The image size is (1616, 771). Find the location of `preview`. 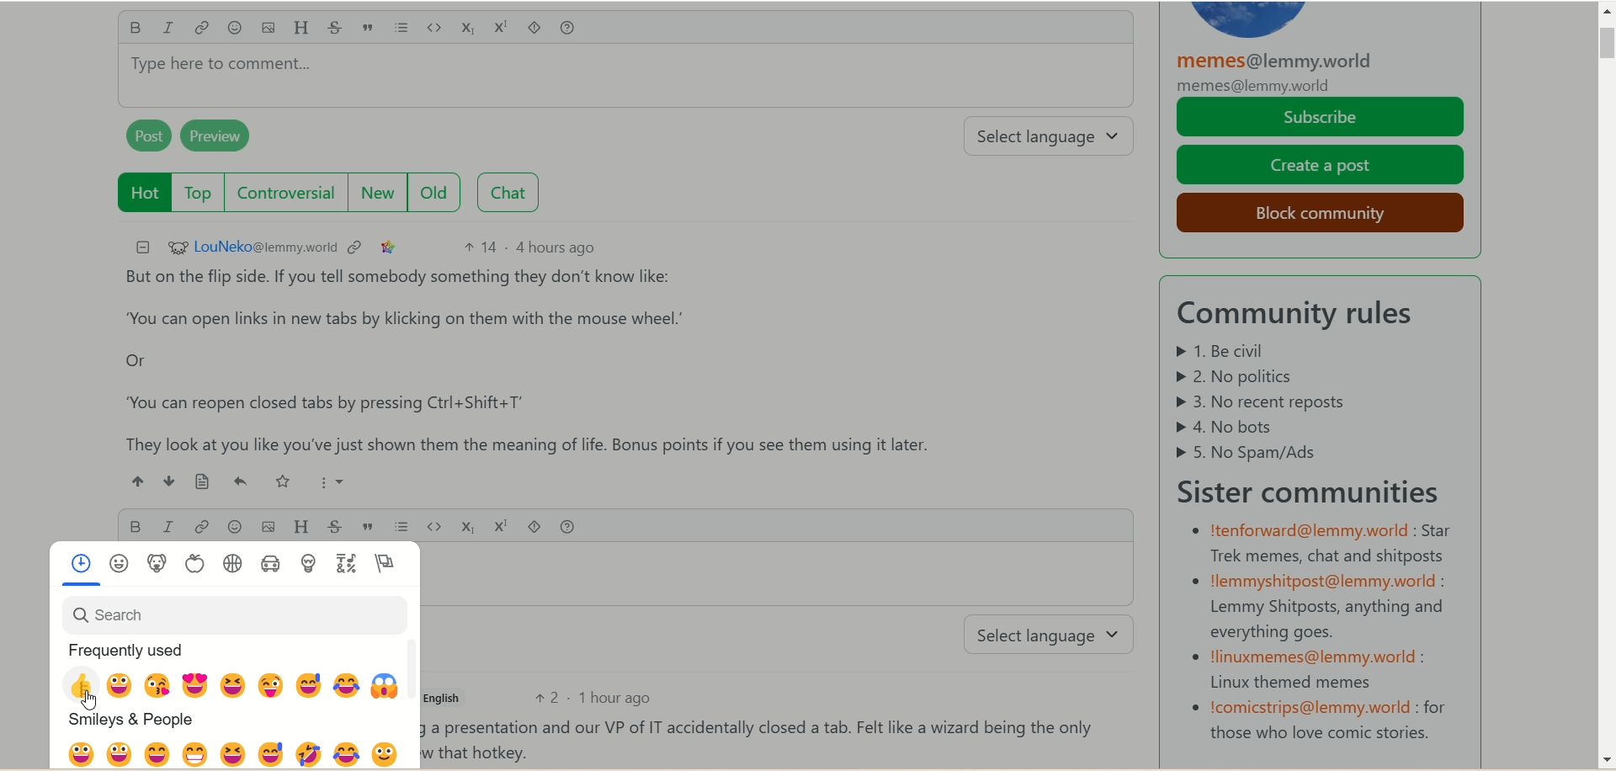

preview is located at coordinates (224, 138).